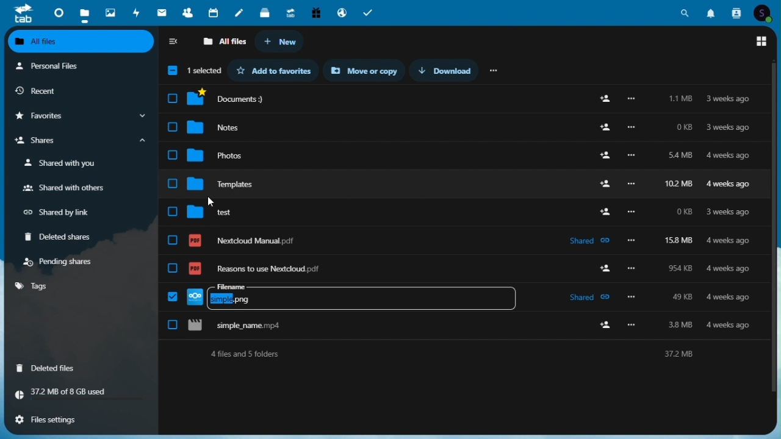 The height and width of the screenshot is (439, 781). What do you see at coordinates (465, 354) in the screenshot?
I see `4 files and 5 folders` at bounding box center [465, 354].